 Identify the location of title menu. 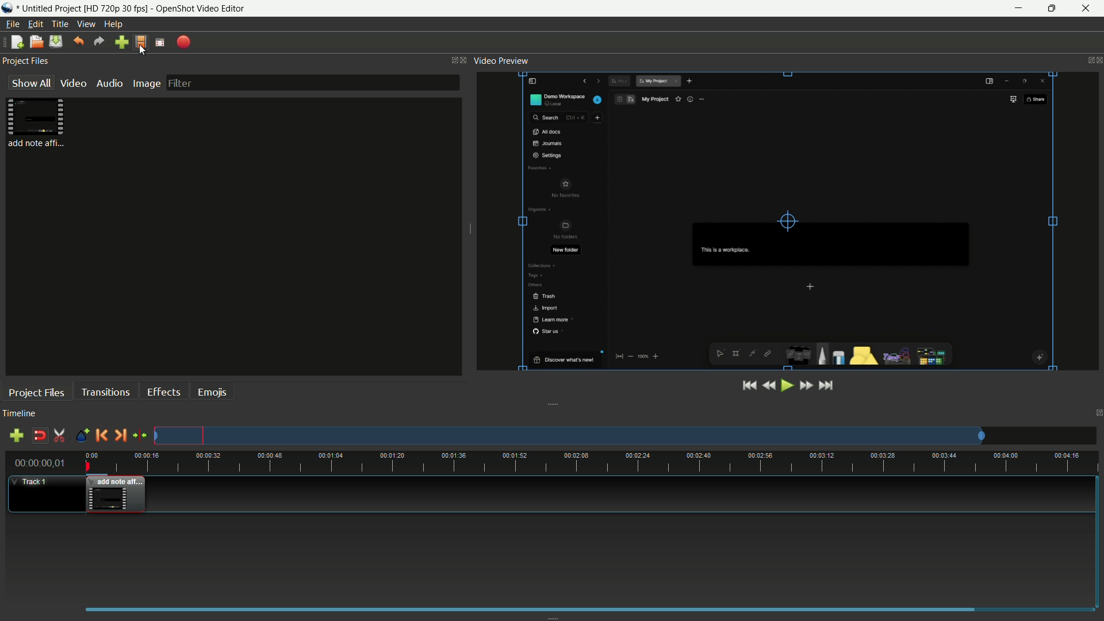
(60, 24).